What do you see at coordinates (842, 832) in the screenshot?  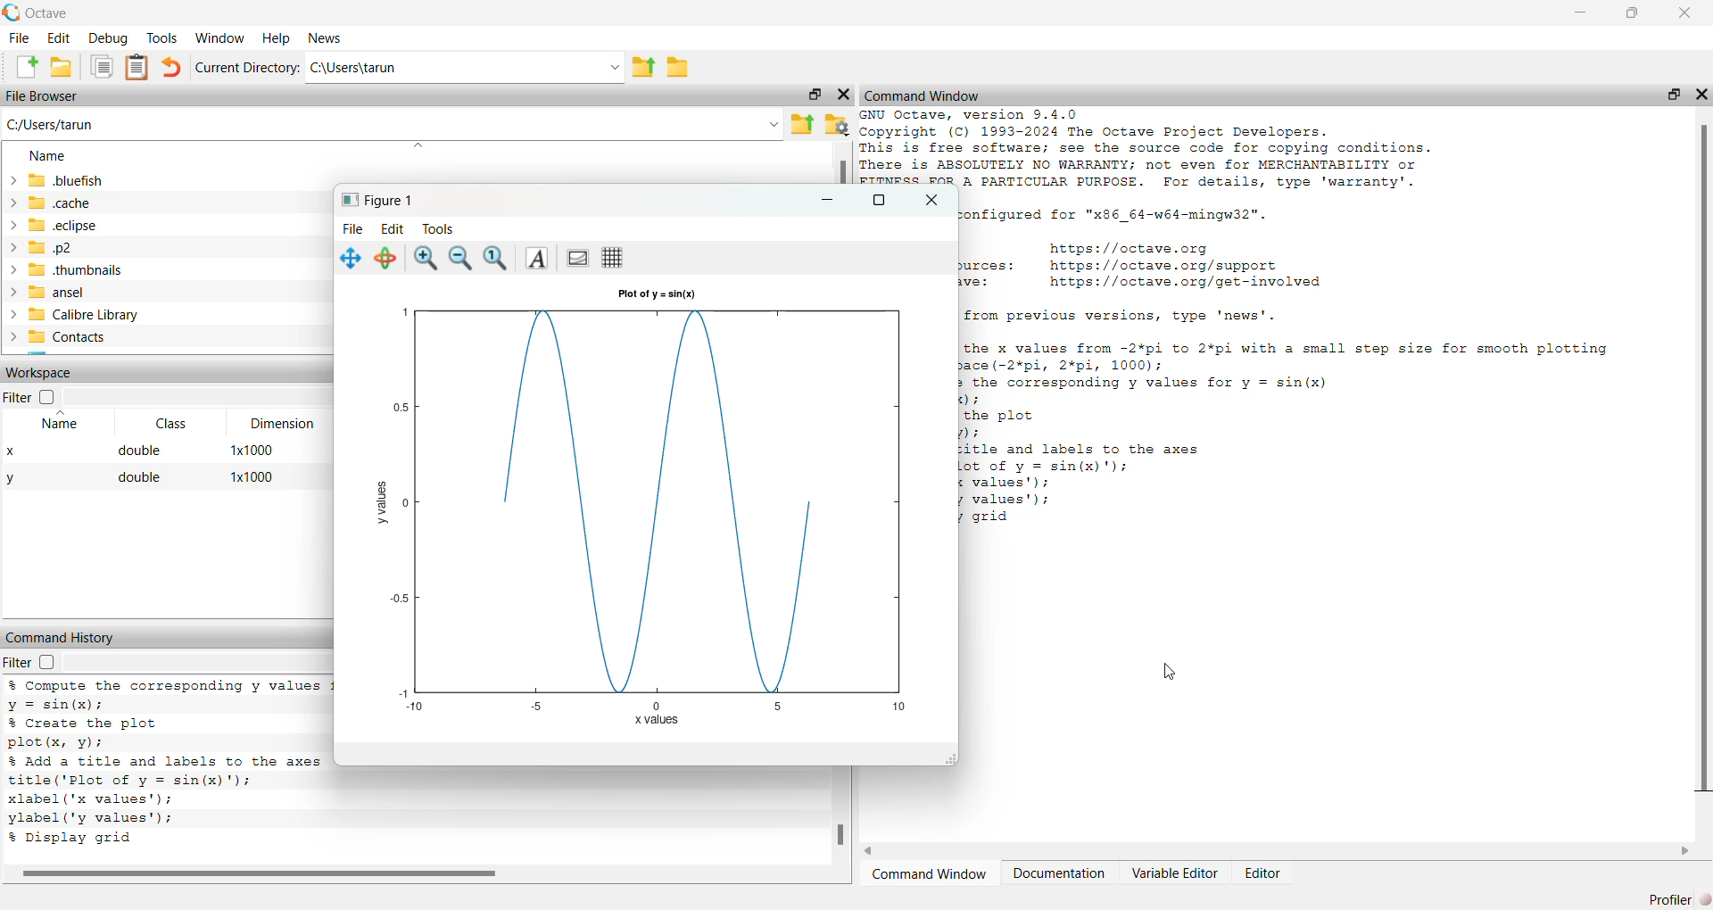 I see `scroll bar` at bounding box center [842, 832].